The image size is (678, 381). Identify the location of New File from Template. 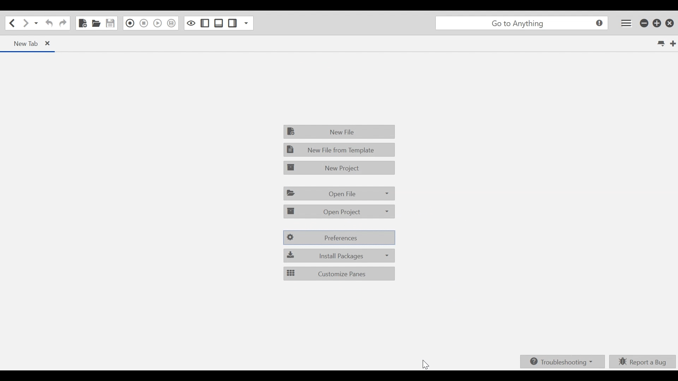
(340, 150).